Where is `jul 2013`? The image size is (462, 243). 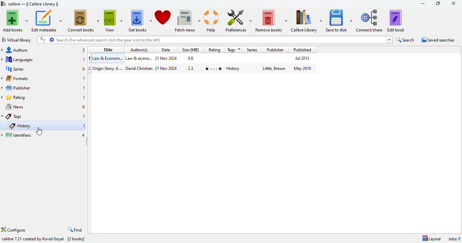
jul 2013 is located at coordinates (302, 58).